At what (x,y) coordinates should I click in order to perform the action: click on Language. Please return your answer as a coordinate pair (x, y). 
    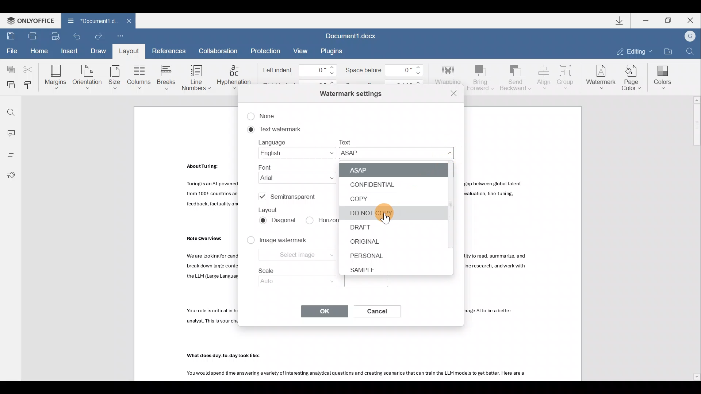
    Looking at the image, I should click on (294, 148).